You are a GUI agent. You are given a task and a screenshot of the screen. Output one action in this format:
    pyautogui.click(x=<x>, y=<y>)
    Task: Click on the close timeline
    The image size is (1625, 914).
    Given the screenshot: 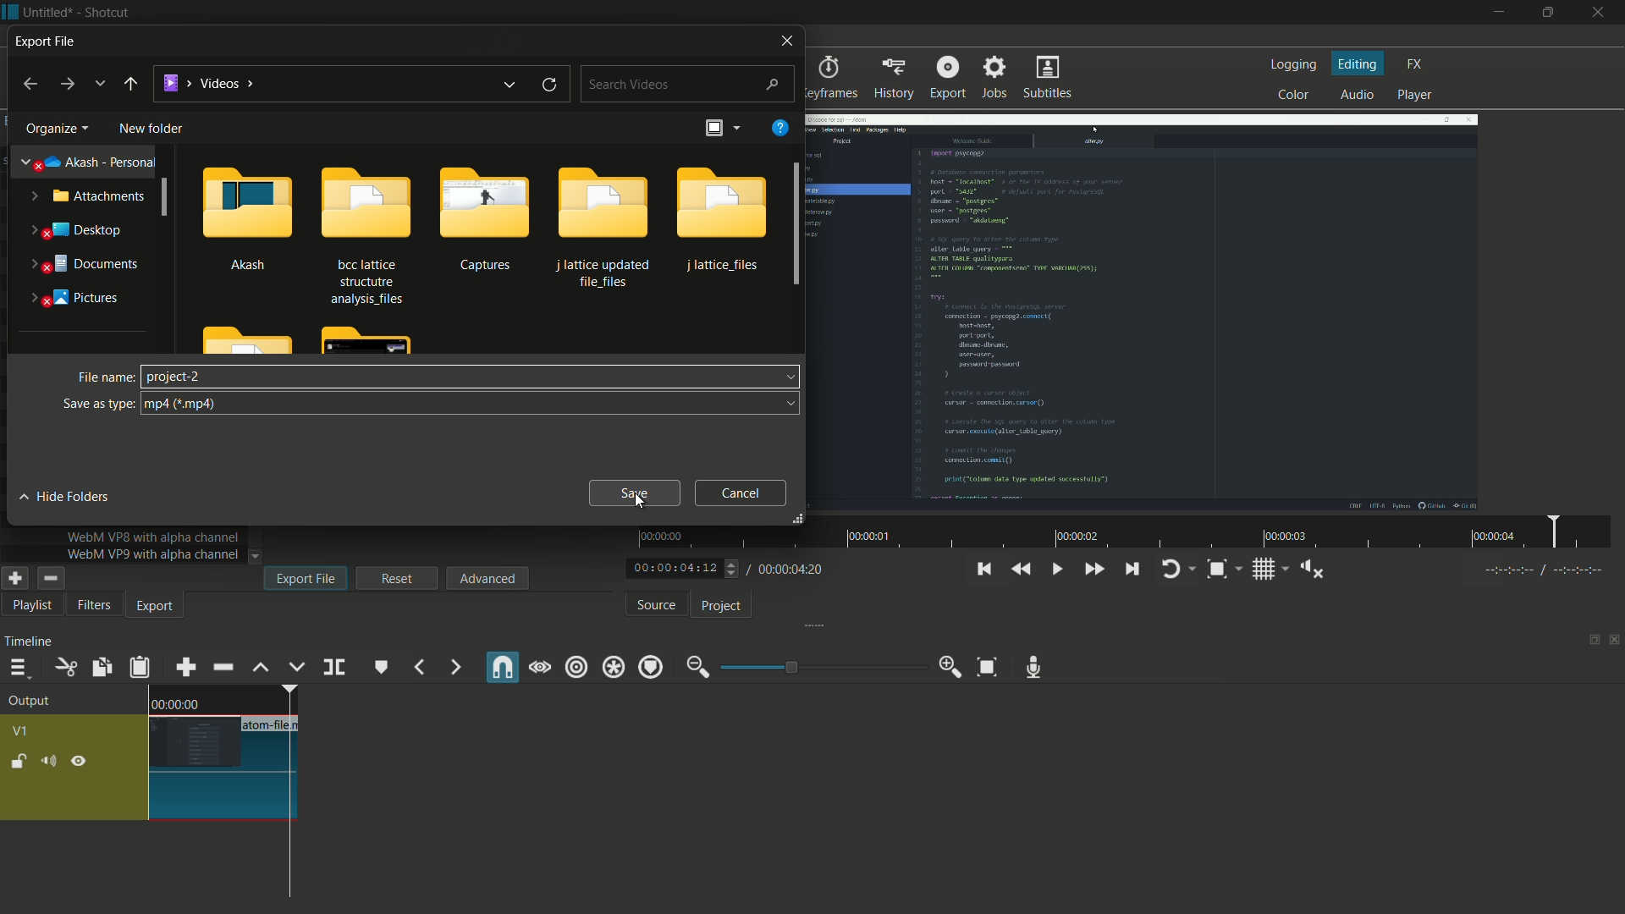 What is the action you would take?
    pyautogui.click(x=1615, y=641)
    